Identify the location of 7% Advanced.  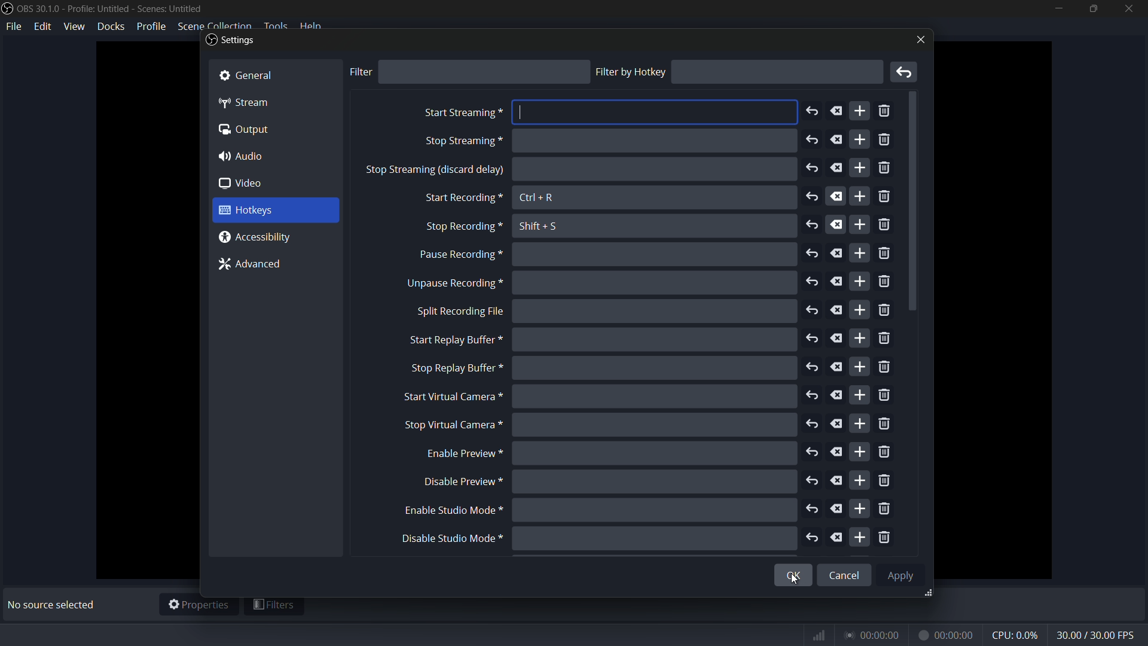
(255, 266).